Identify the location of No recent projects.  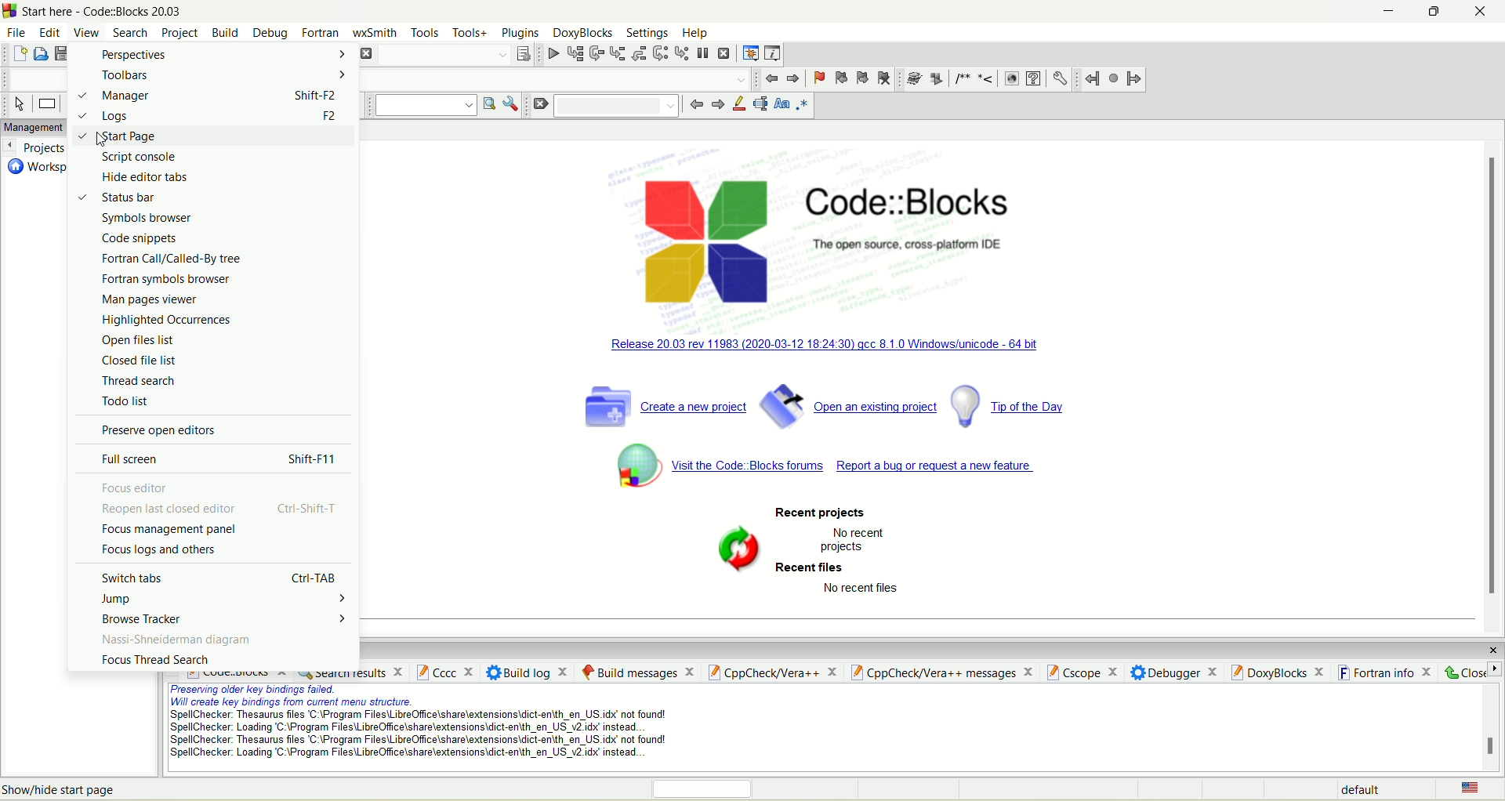
(854, 541).